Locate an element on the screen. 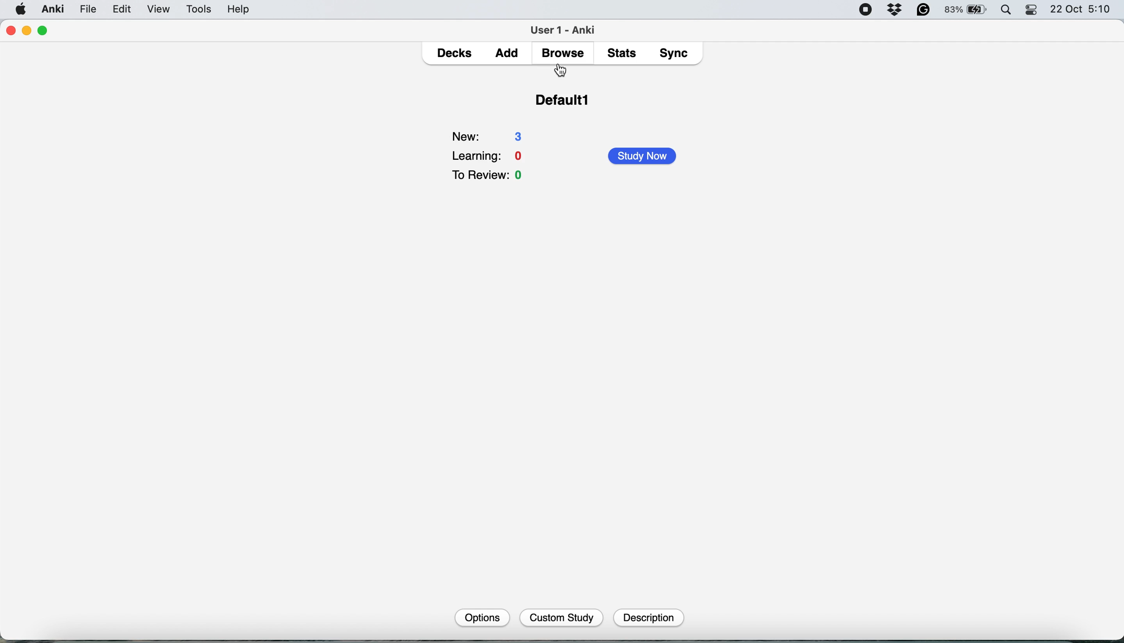 The width and height of the screenshot is (1124, 643). user 1 - Anki is located at coordinates (568, 28).